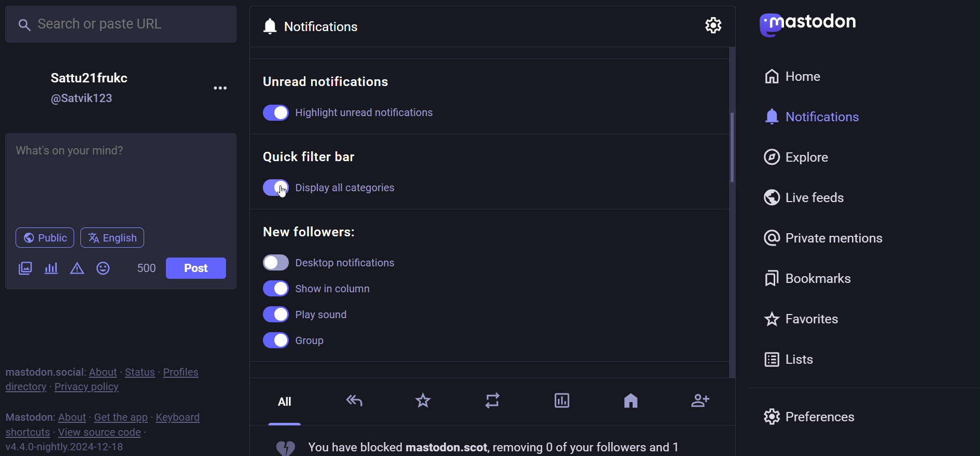 The width and height of the screenshot is (980, 456). What do you see at coordinates (76, 269) in the screenshot?
I see `content warning` at bounding box center [76, 269].